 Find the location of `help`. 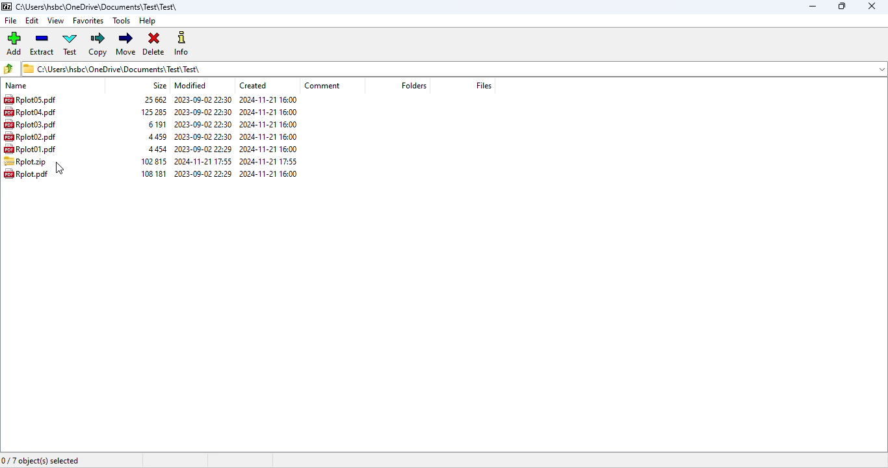

help is located at coordinates (147, 21).